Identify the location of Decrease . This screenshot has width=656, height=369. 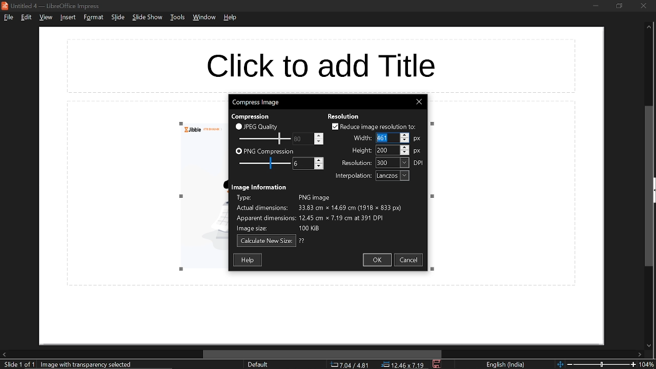
(405, 141).